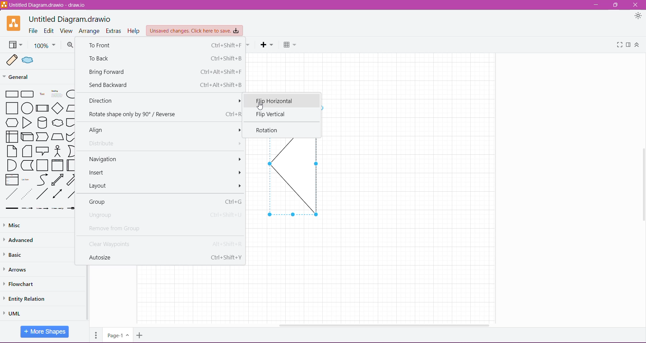 The height and width of the screenshot is (343, 646). I want to click on Untitled Diagram.draw.io - draw.io, so click(44, 5).